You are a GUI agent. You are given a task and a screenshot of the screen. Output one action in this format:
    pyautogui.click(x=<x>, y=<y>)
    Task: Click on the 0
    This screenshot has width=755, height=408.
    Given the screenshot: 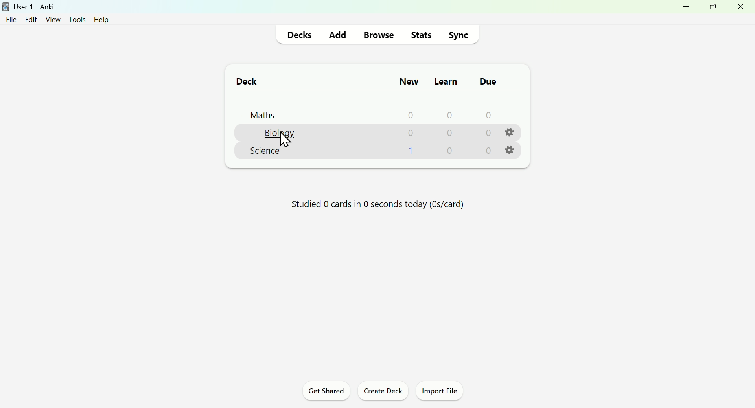 What is the action you would take?
    pyautogui.click(x=489, y=152)
    